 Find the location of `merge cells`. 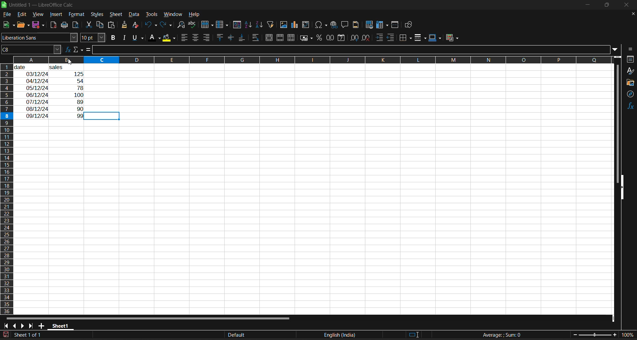

merge cells is located at coordinates (281, 38).